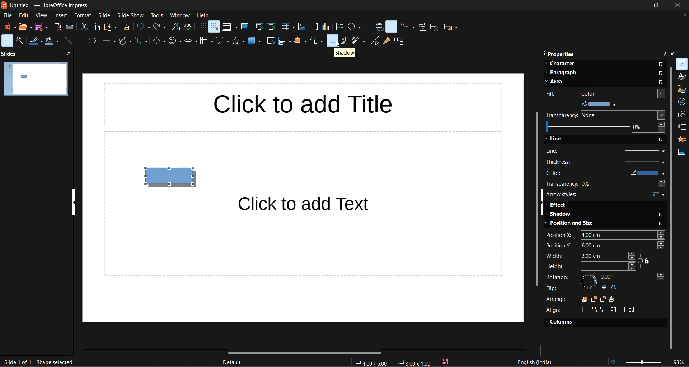 The width and height of the screenshot is (689, 367). Describe the element at coordinates (663, 83) in the screenshot. I see `more options` at that location.